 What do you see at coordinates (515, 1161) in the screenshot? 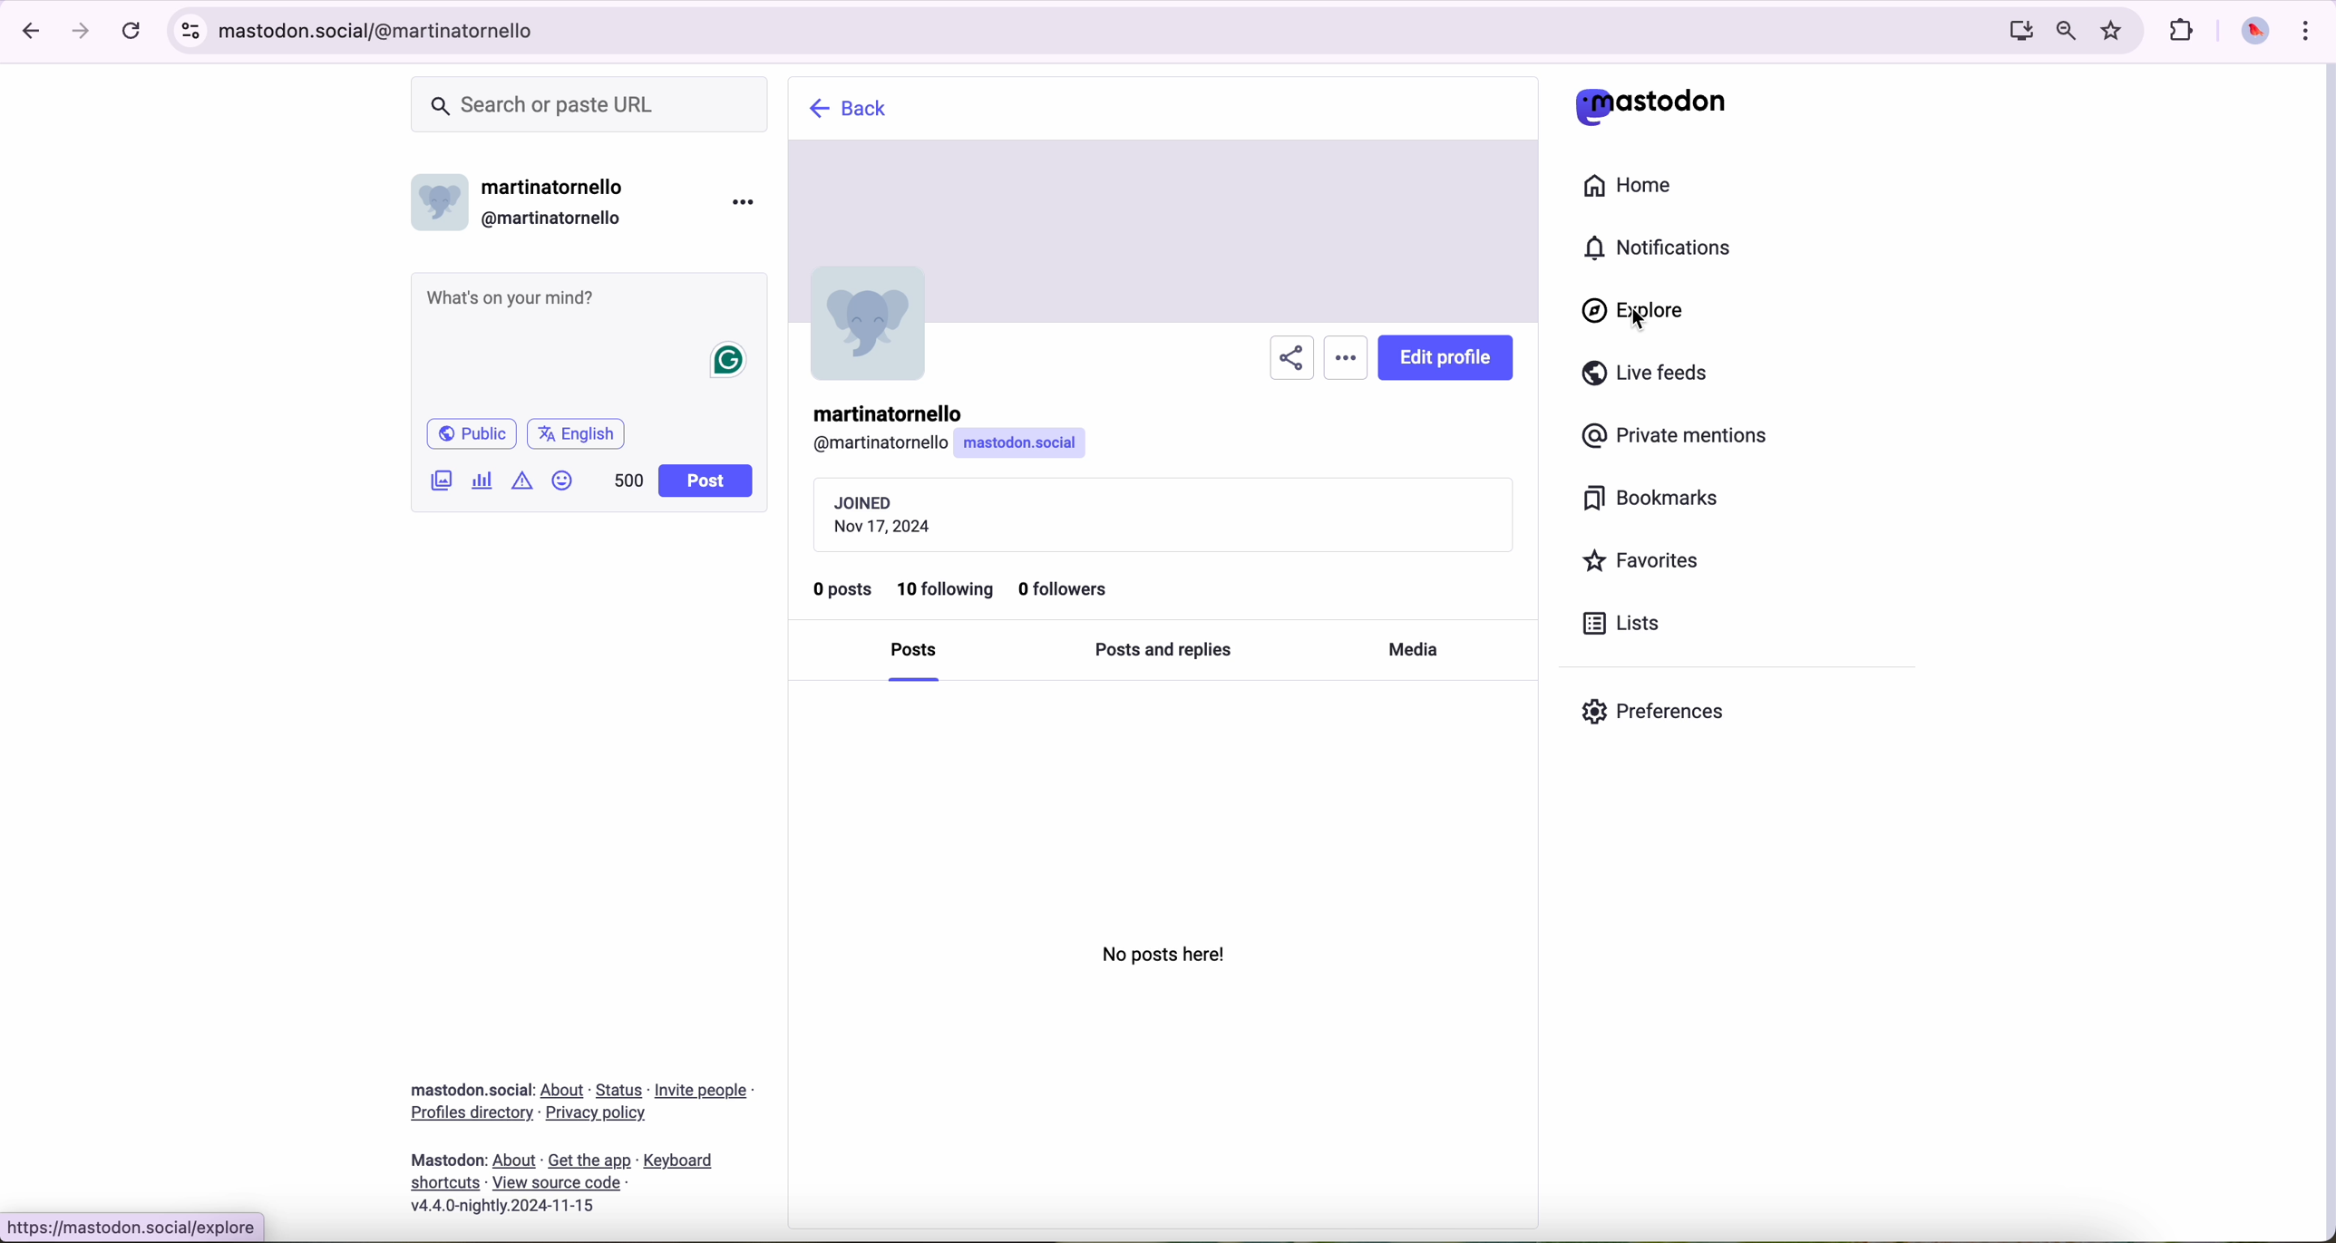
I see `link` at bounding box center [515, 1161].